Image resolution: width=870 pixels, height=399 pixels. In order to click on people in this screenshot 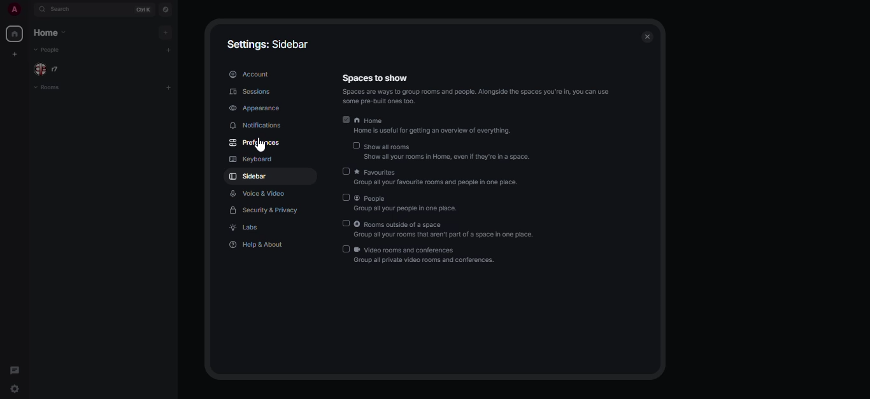, I will do `click(47, 68)`.